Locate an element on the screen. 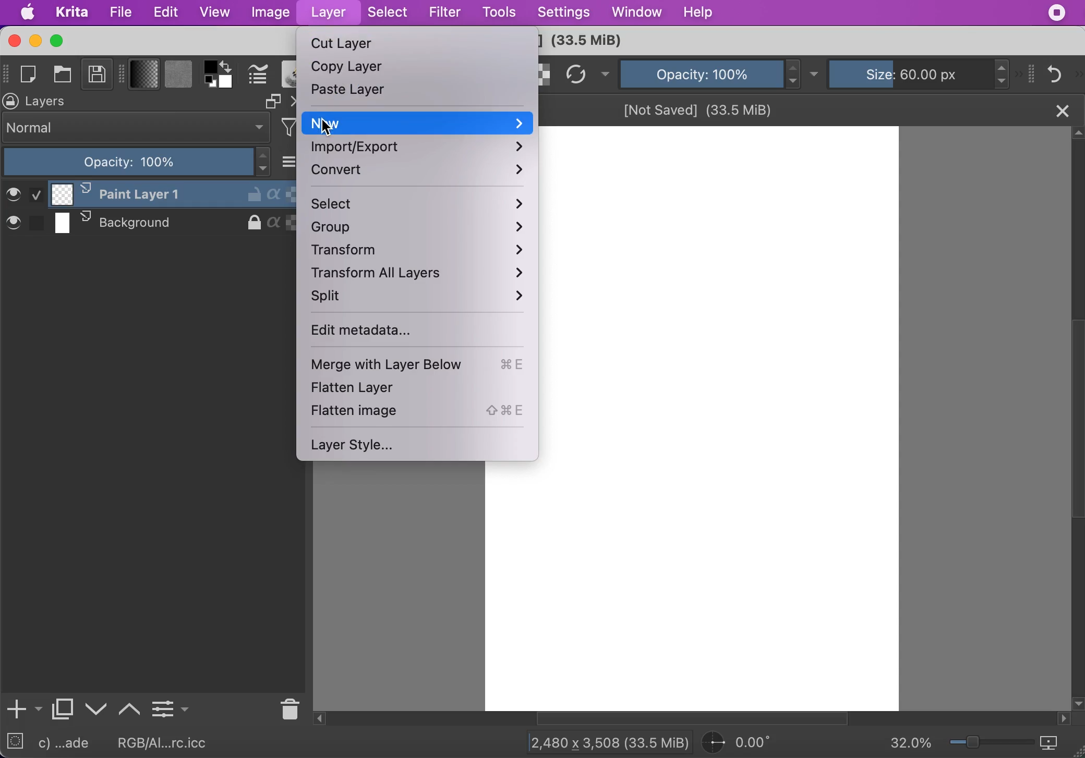 Image resolution: width=1085 pixels, height=758 pixels. set foreground color is located at coordinates (211, 66).